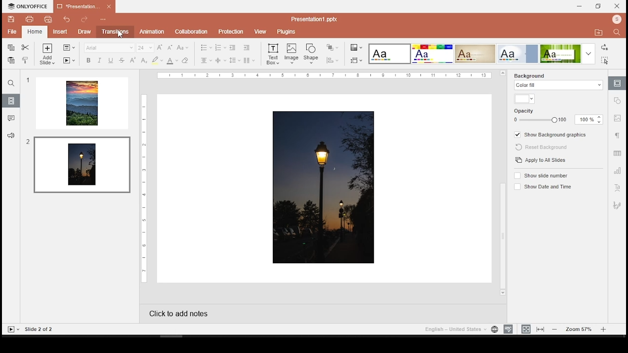 The height and width of the screenshot is (353, 628). Describe the element at coordinates (85, 7) in the screenshot. I see `presentation` at that location.